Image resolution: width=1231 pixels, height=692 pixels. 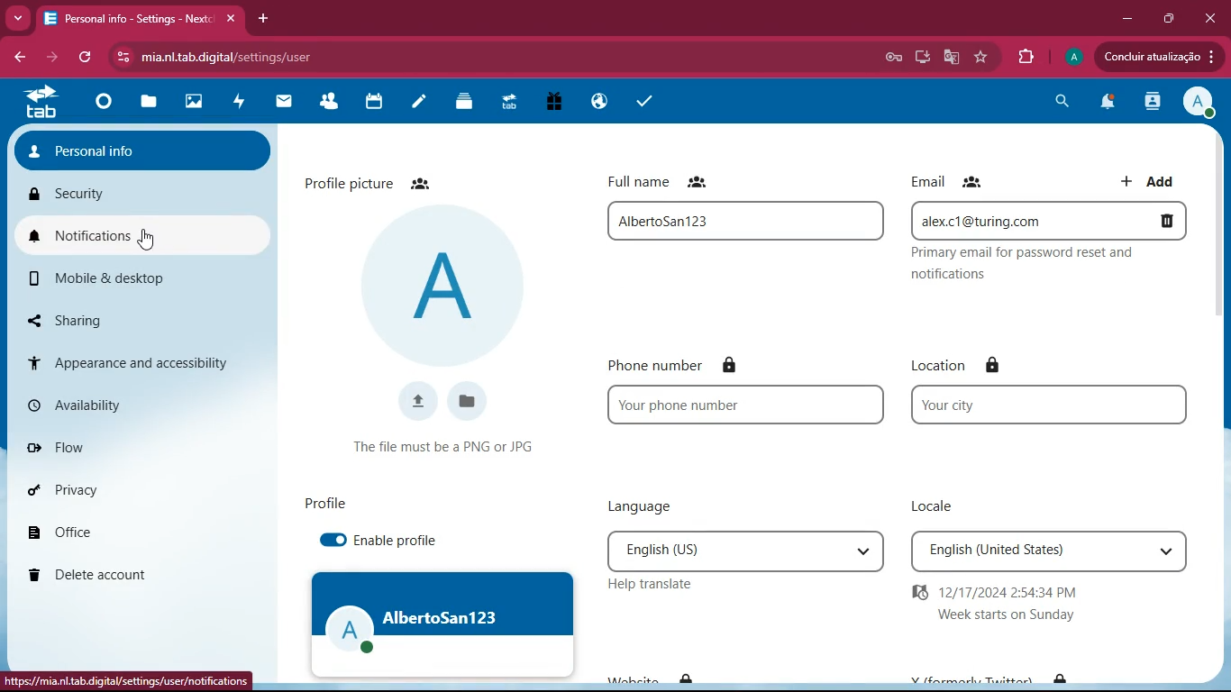 What do you see at coordinates (1061, 105) in the screenshot?
I see `search` at bounding box center [1061, 105].